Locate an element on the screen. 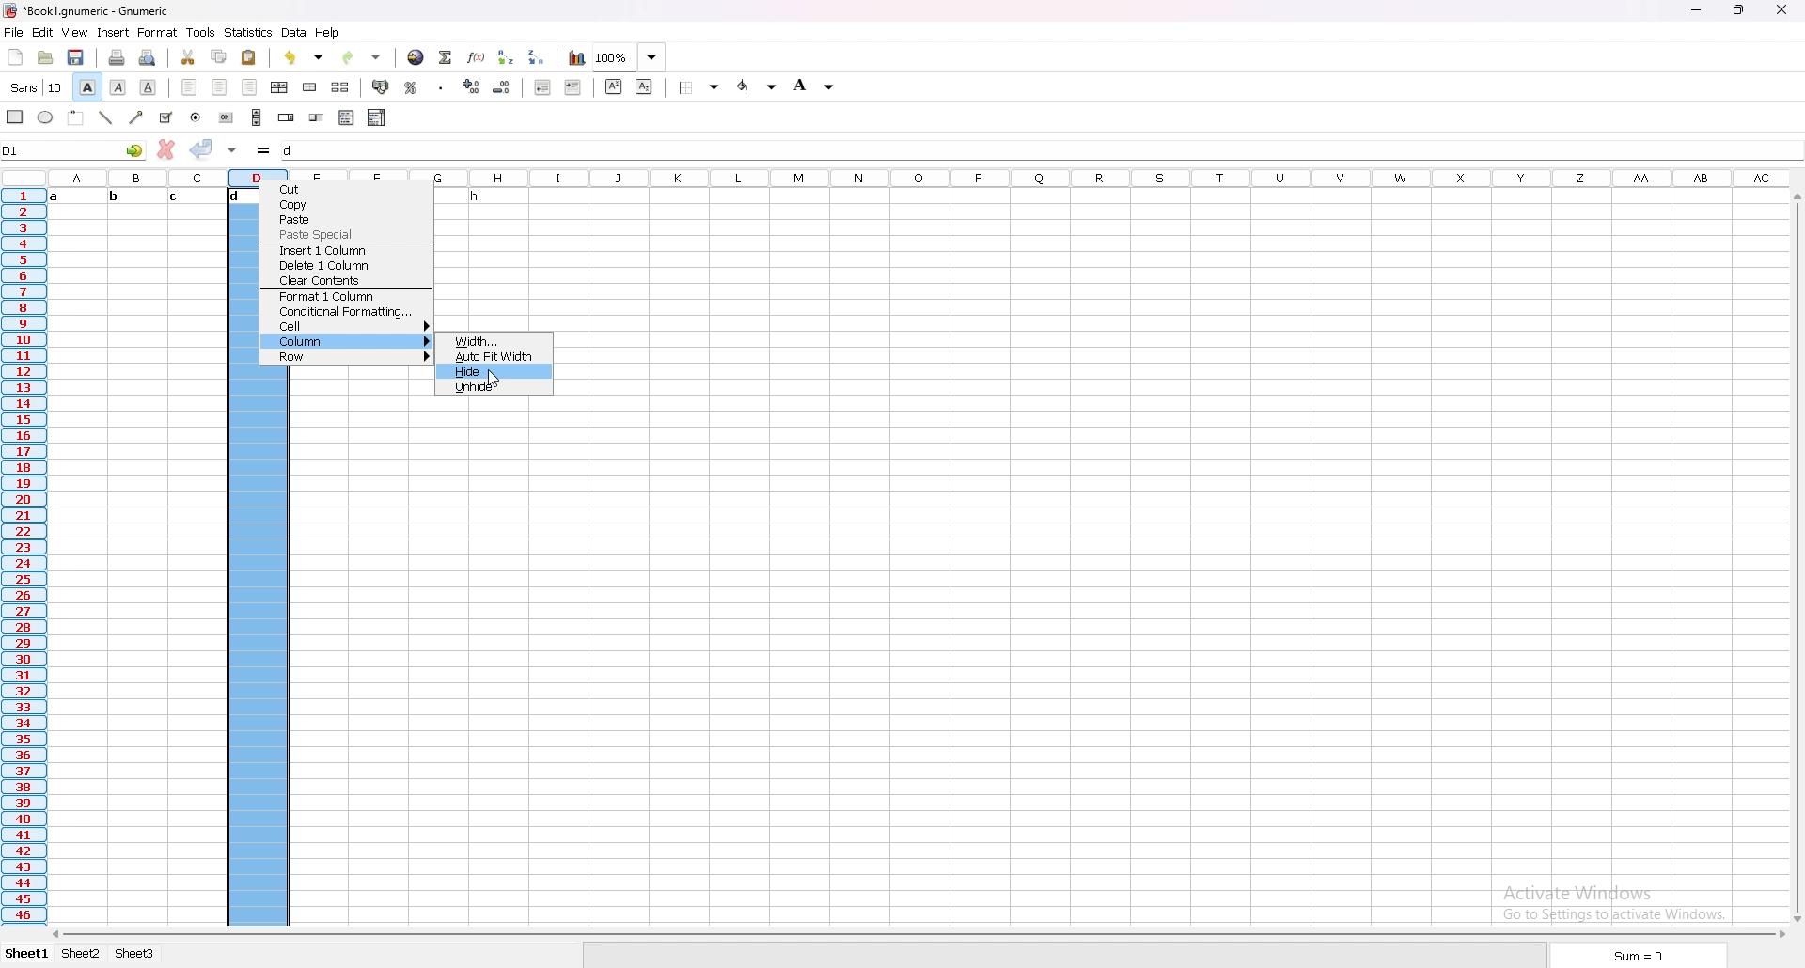  underline is located at coordinates (149, 87).